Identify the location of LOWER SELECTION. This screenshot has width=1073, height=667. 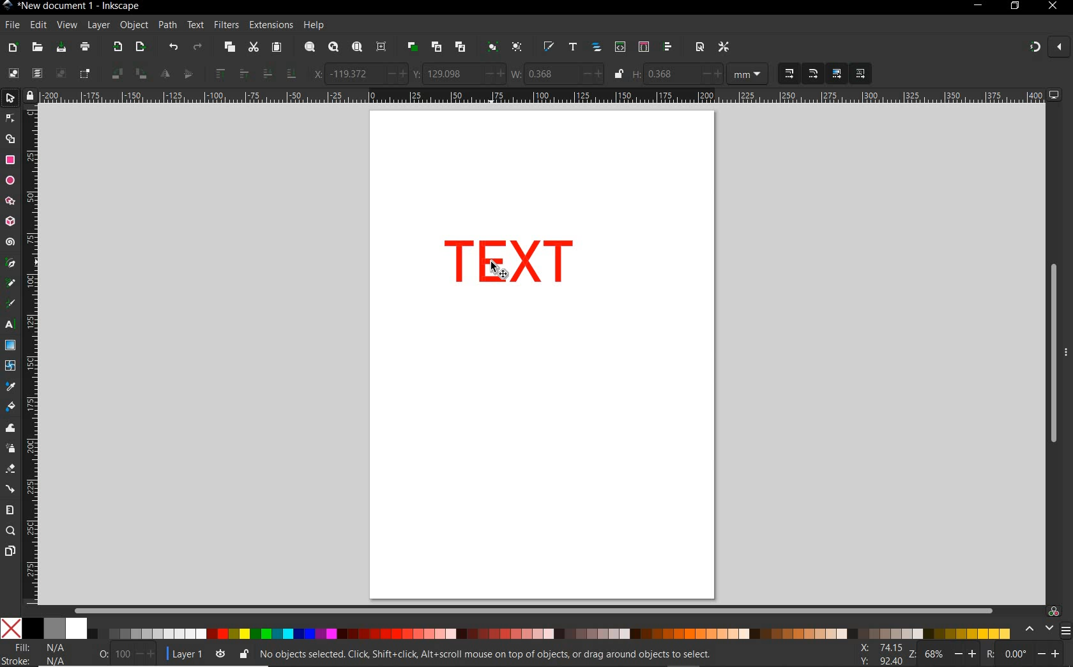
(278, 73).